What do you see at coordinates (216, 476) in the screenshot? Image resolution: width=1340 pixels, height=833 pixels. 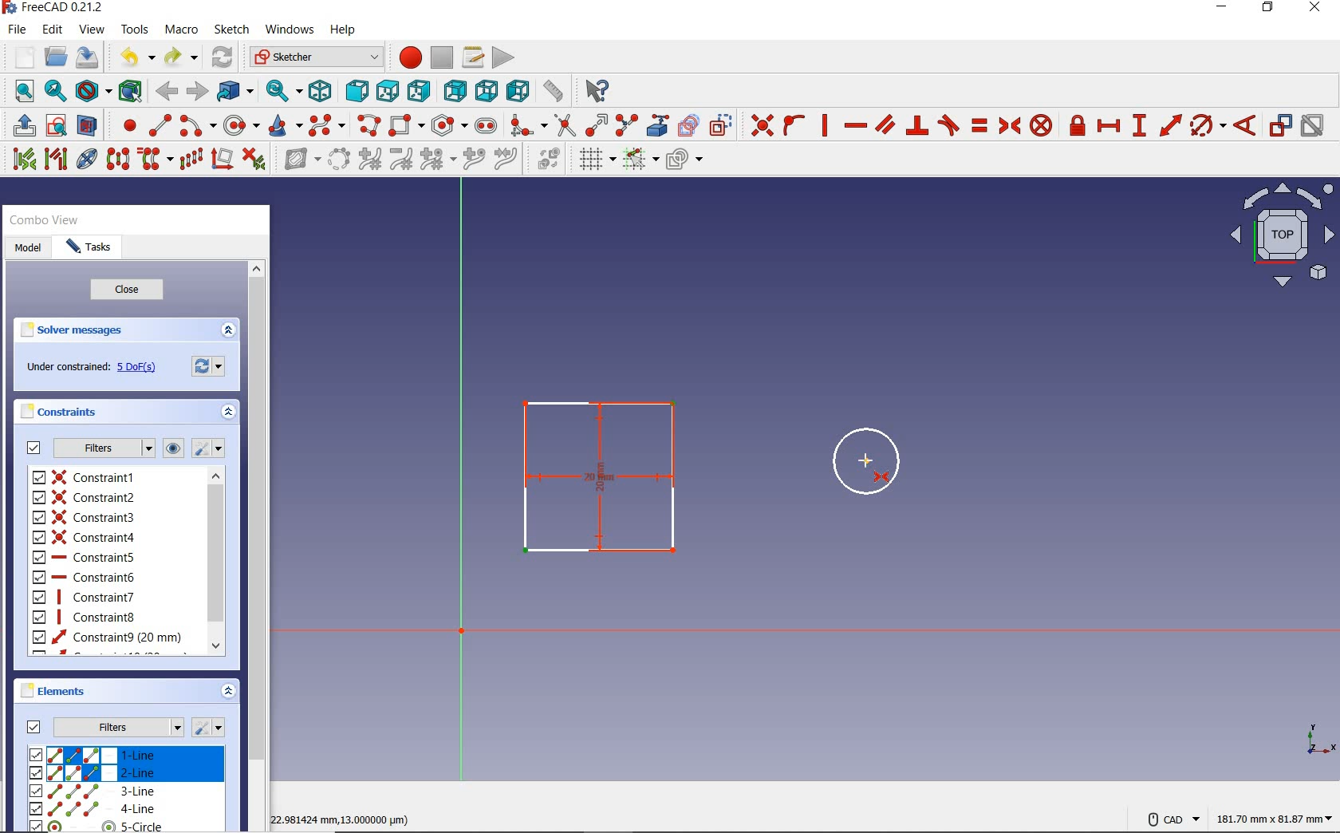 I see `Scroll up` at bounding box center [216, 476].